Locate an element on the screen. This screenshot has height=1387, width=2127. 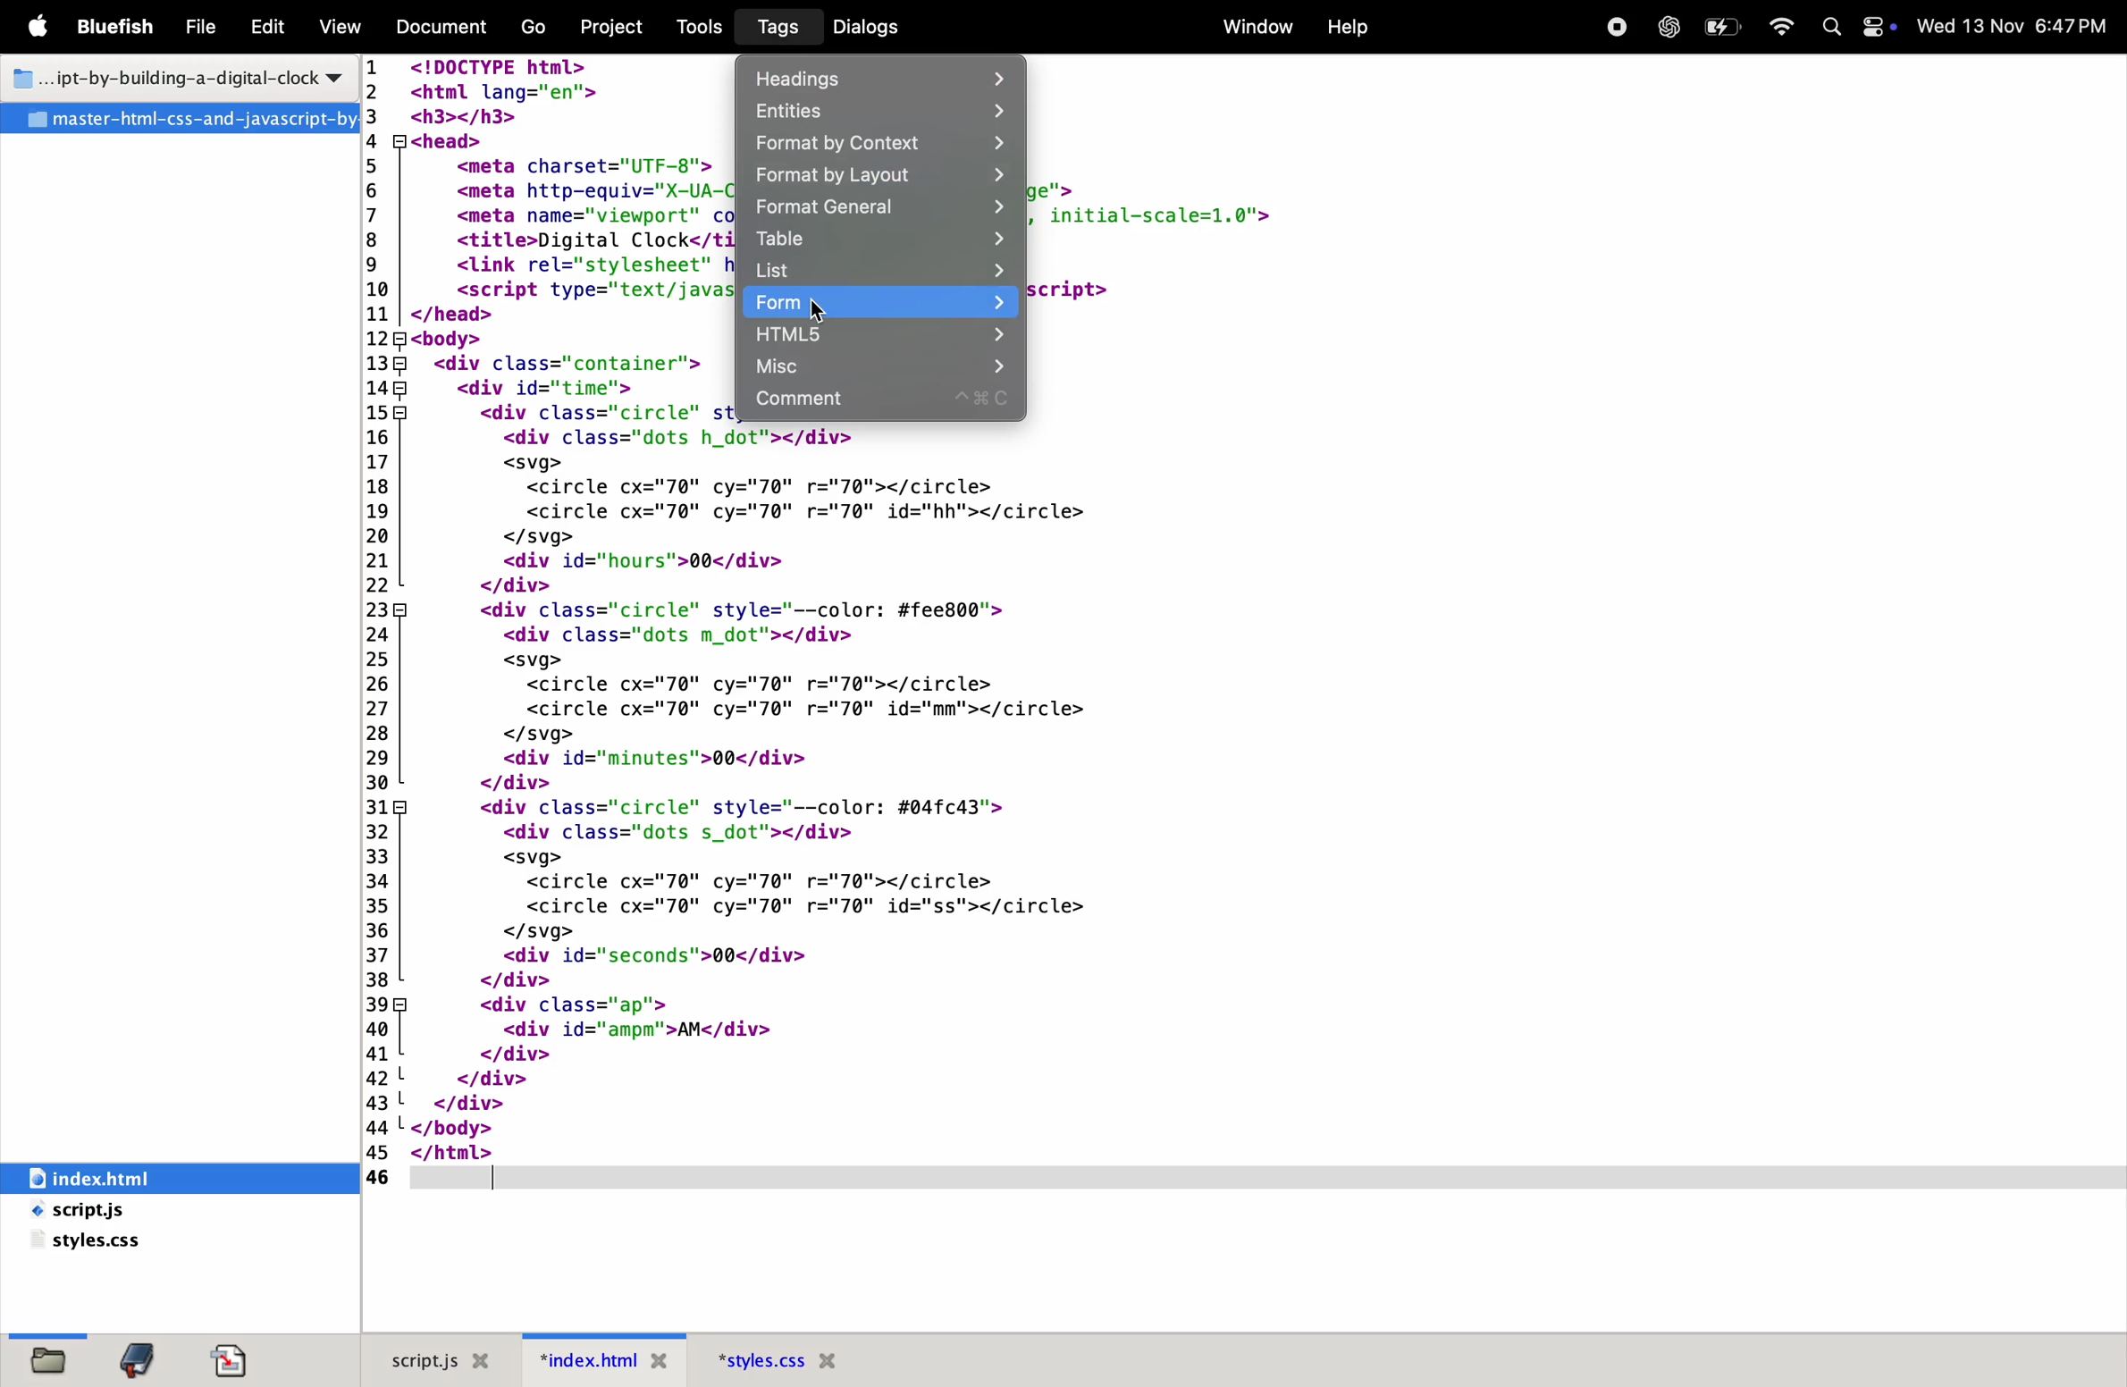
Edit is located at coordinates (269, 24).